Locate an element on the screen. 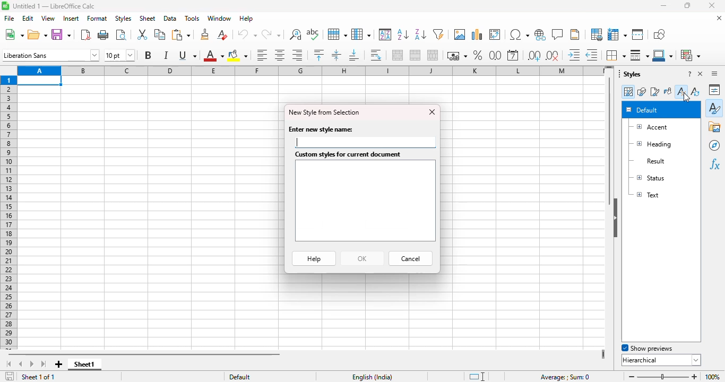  result is located at coordinates (647, 161).